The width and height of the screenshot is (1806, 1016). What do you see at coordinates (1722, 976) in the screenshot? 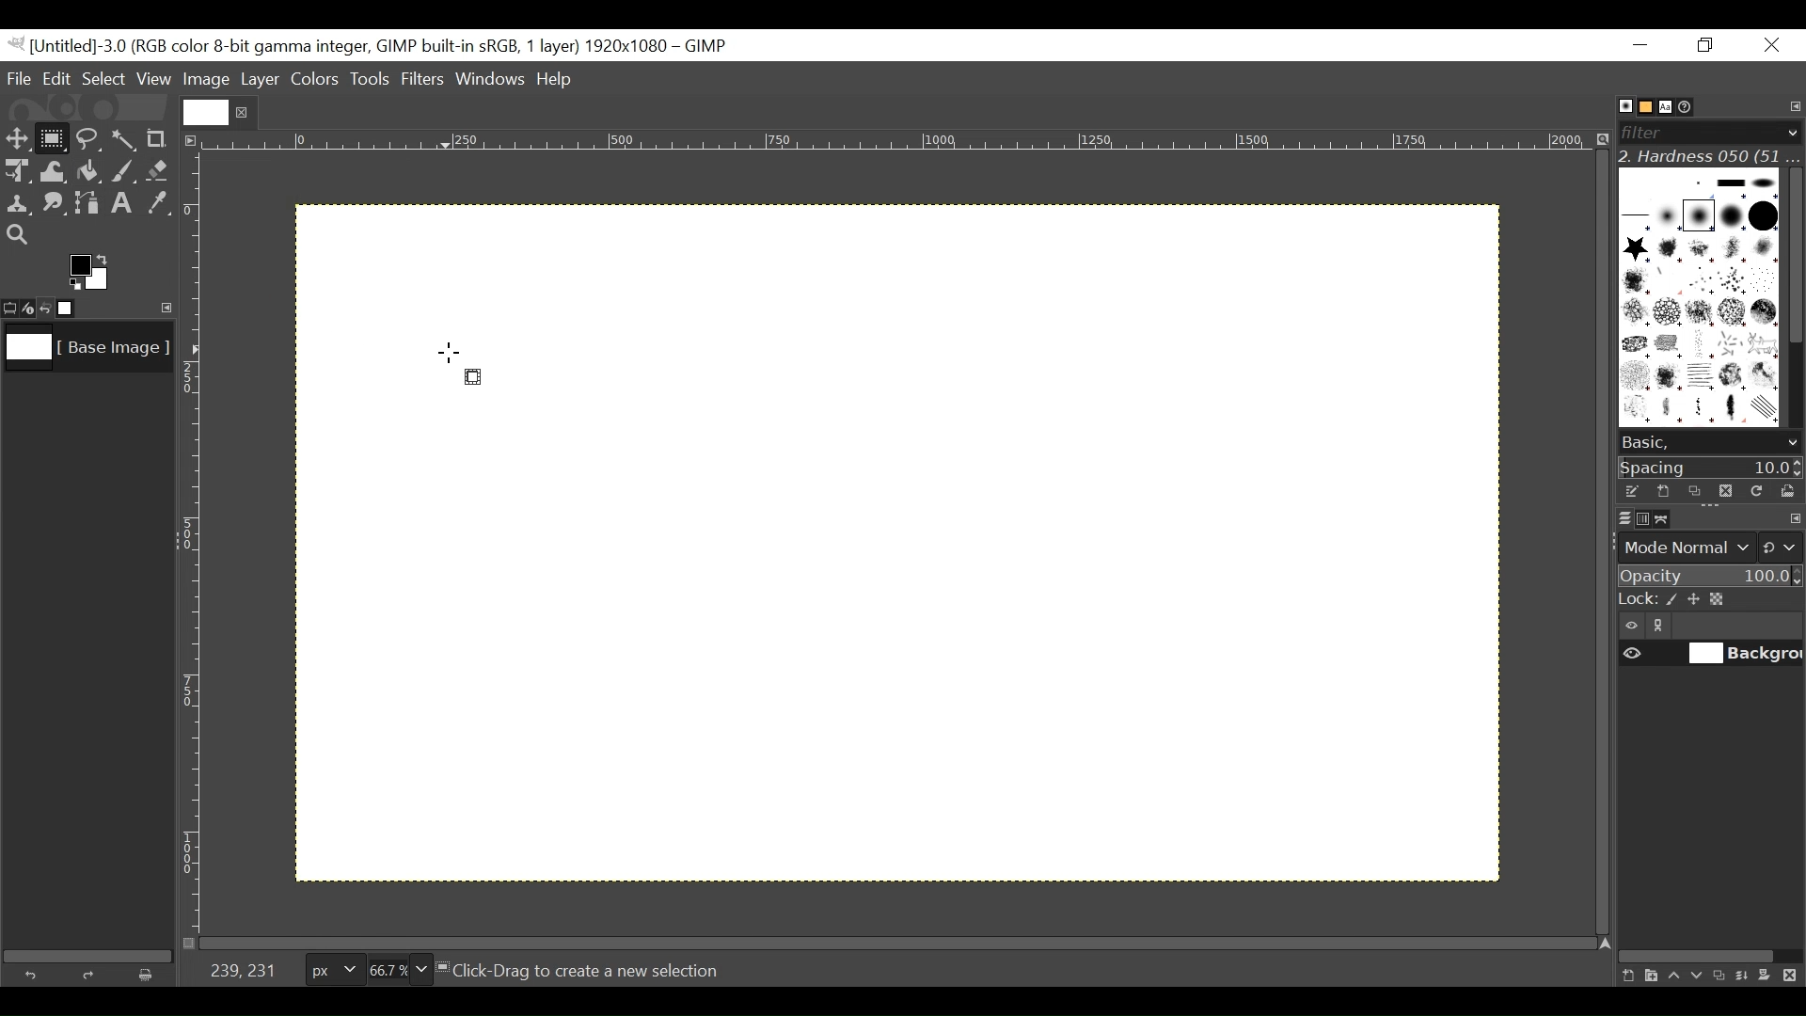
I see `Duplicate this layer` at bounding box center [1722, 976].